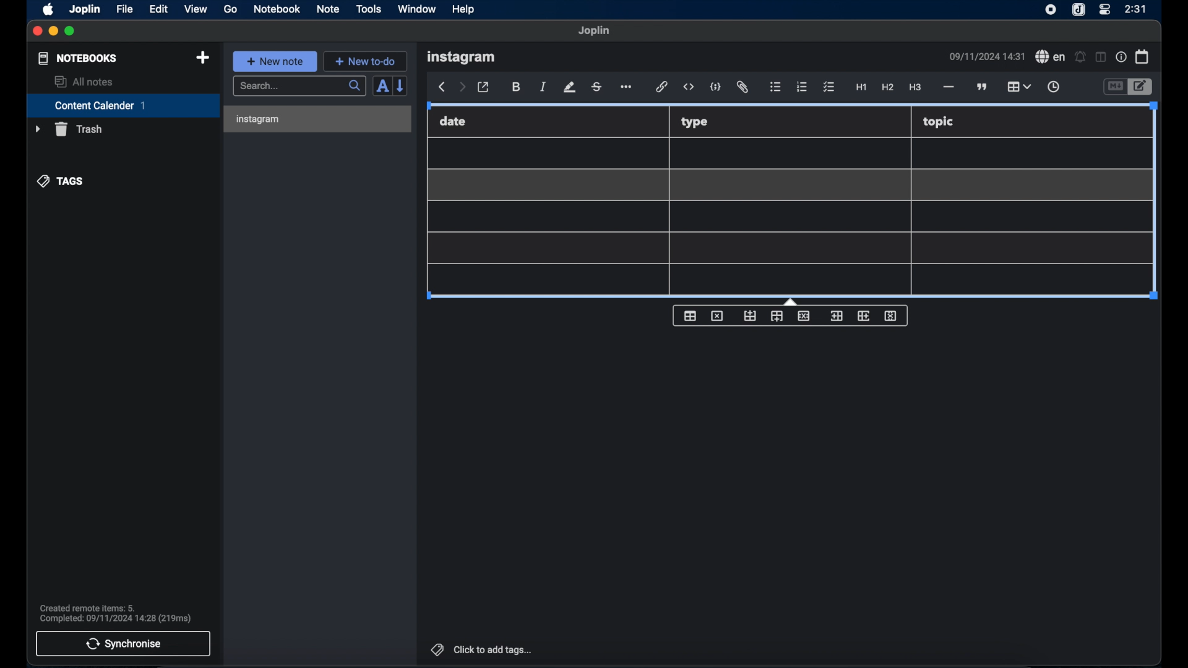 This screenshot has width=1188, height=668. I want to click on heading 3, so click(915, 88).